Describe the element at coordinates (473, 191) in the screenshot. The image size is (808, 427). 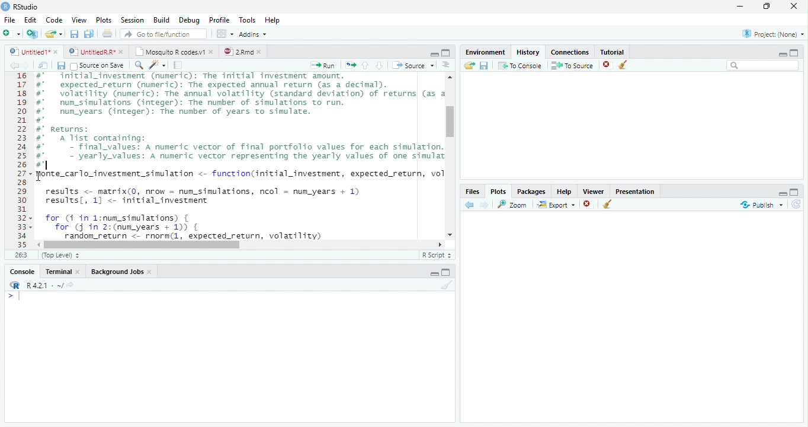
I see `Files` at that location.